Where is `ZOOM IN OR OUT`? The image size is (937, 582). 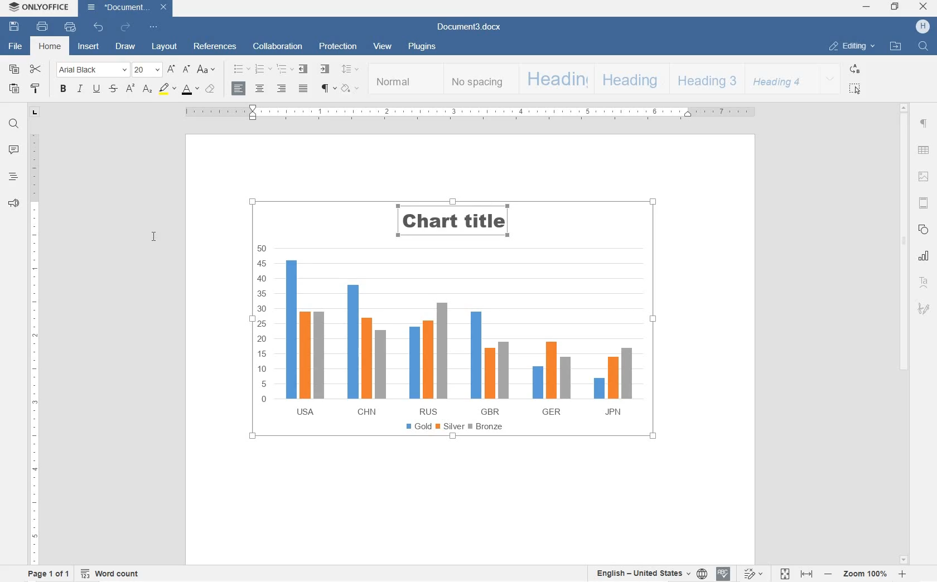
ZOOM IN OR OUT is located at coordinates (867, 573).